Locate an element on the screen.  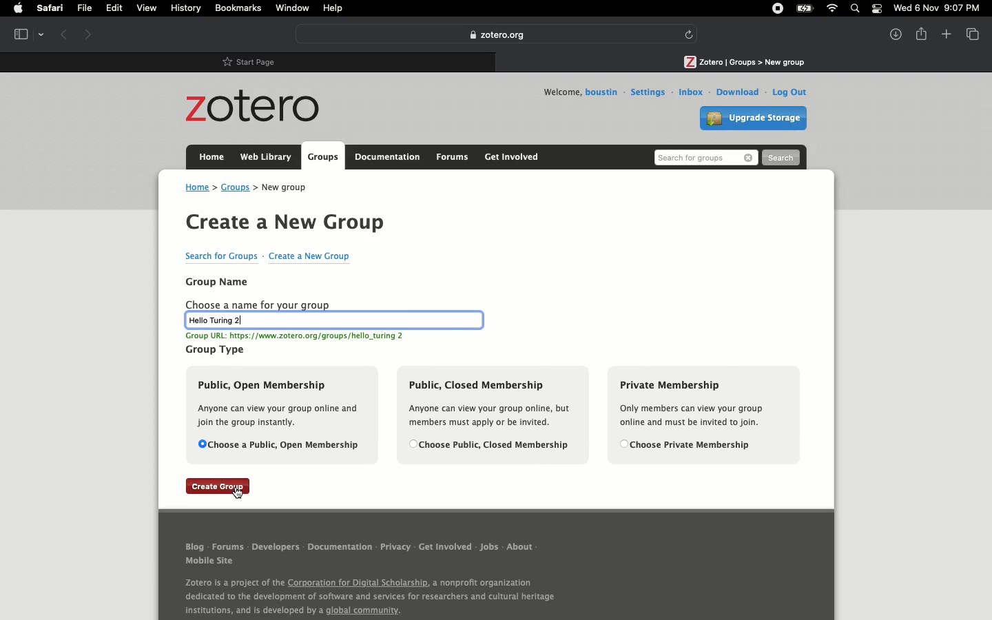
New tab is located at coordinates (945, 34).